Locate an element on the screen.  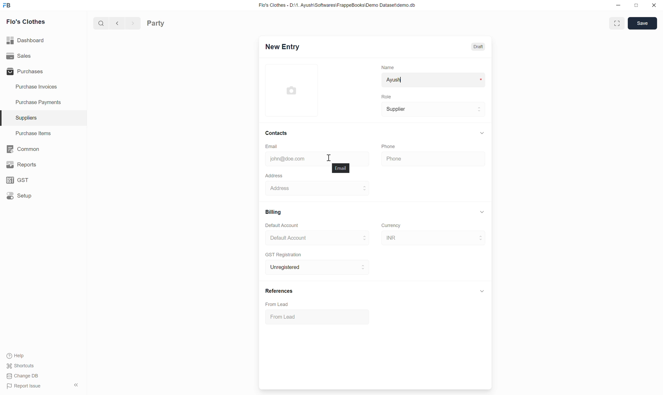
Sales is located at coordinates (43, 56).